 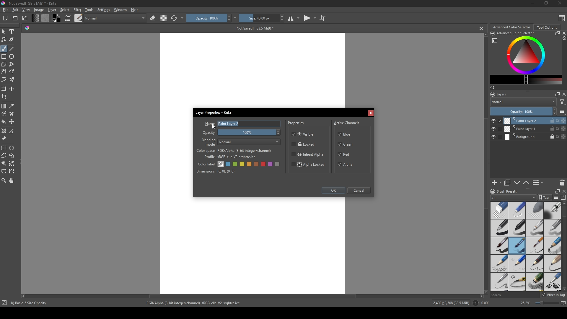 I want to click on bezier curve, so click(x=4, y=171).